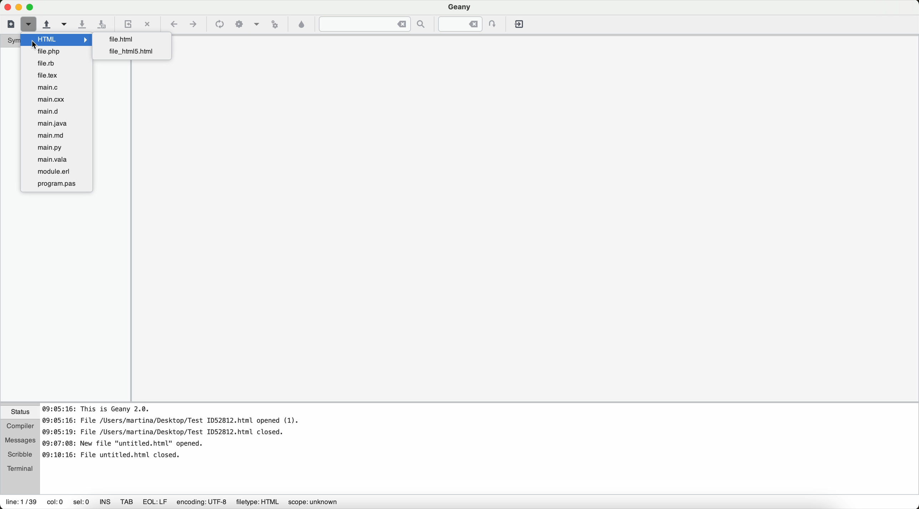  I want to click on information, so click(173, 502).